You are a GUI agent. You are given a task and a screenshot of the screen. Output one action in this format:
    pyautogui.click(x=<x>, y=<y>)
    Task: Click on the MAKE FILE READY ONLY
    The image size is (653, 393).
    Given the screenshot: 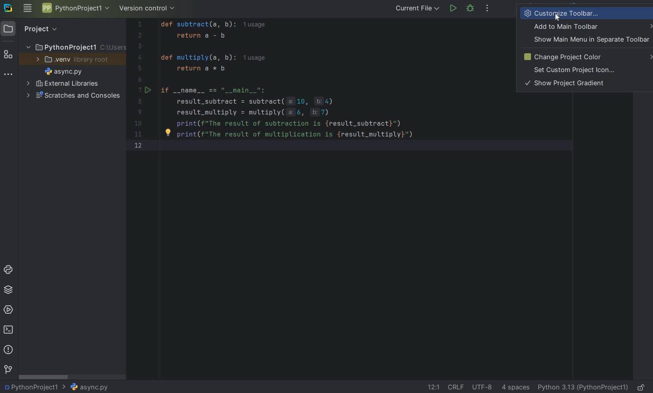 What is the action you would take?
    pyautogui.click(x=643, y=387)
    